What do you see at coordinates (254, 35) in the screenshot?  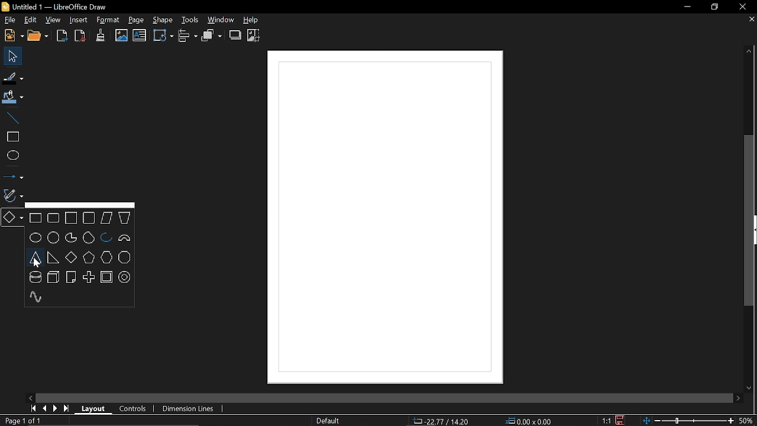 I see `Crop` at bounding box center [254, 35].